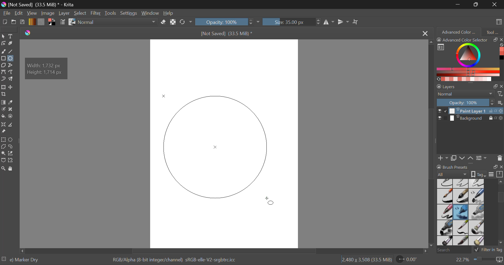 This screenshot has height=265, width=504. Describe the element at coordinates (470, 110) in the screenshot. I see `Paint Layer 1` at that location.